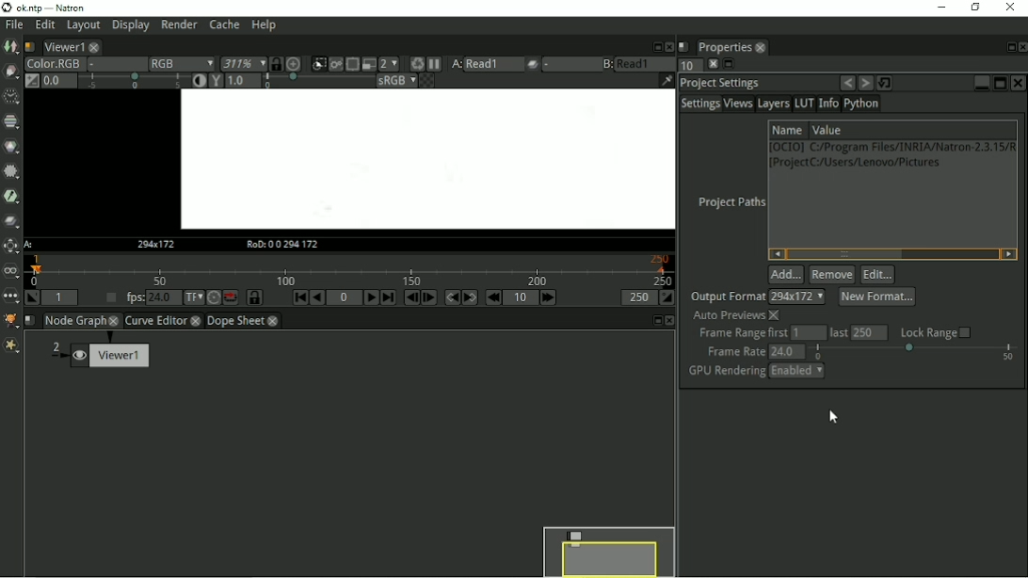 Image resolution: width=1028 pixels, height=578 pixels. Describe the element at coordinates (712, 64) in the screenshot. I see `Close` at that location.